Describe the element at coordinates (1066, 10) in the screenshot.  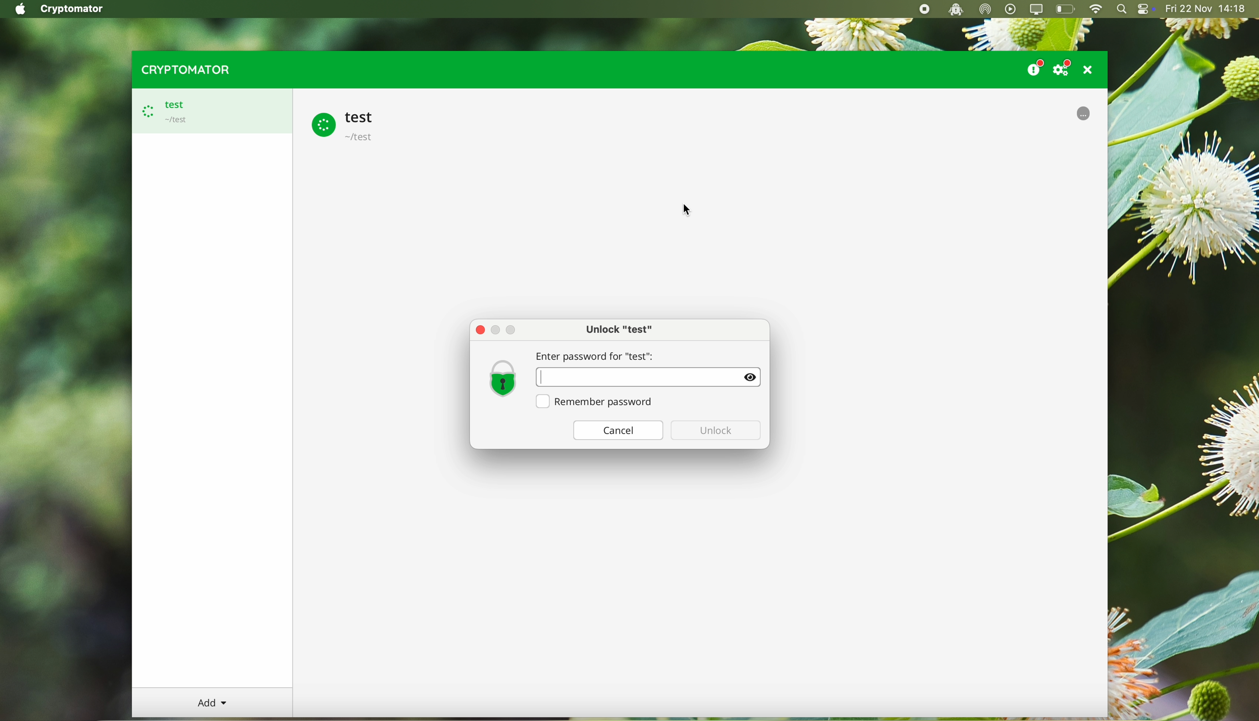
I see `battery` at that location.